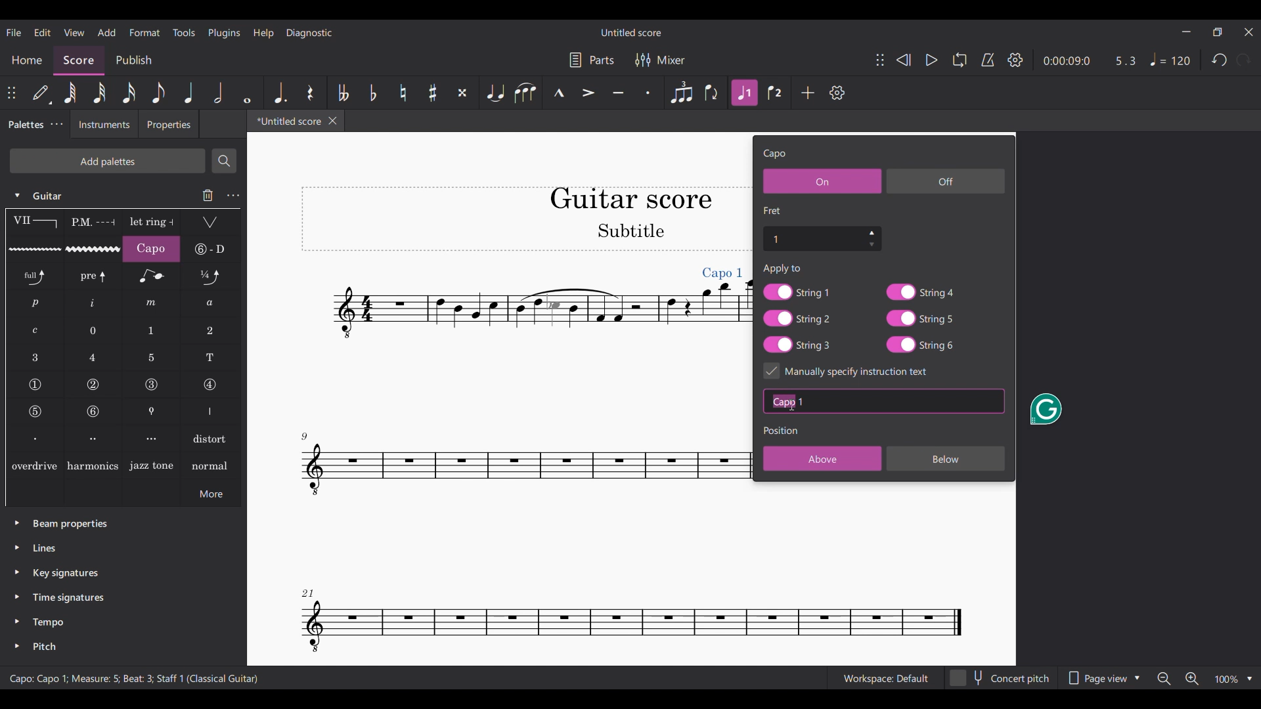  I want to click on Above, so click(823, 458).